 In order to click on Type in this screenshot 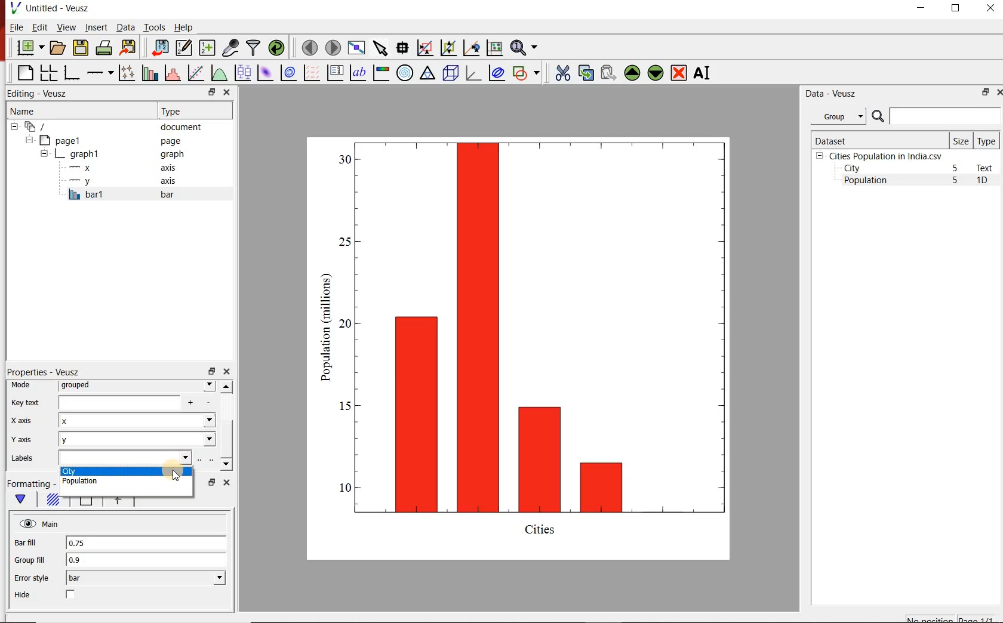, I will do `click(987, 140)`.